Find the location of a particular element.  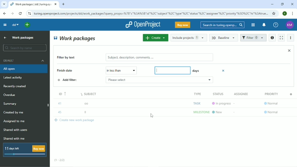

drop down menu is located at coordinates (134, 70).